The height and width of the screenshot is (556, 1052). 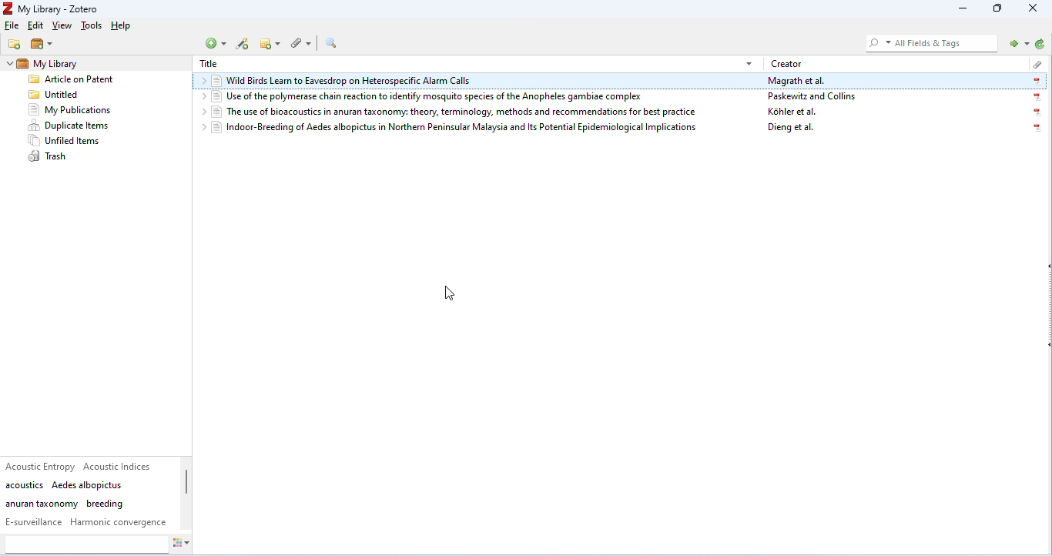 What do you see at coordinates (86, 522) in the screenshot?
I see `E surveniance Harmonic convergence` at bounding box center [86, 522].